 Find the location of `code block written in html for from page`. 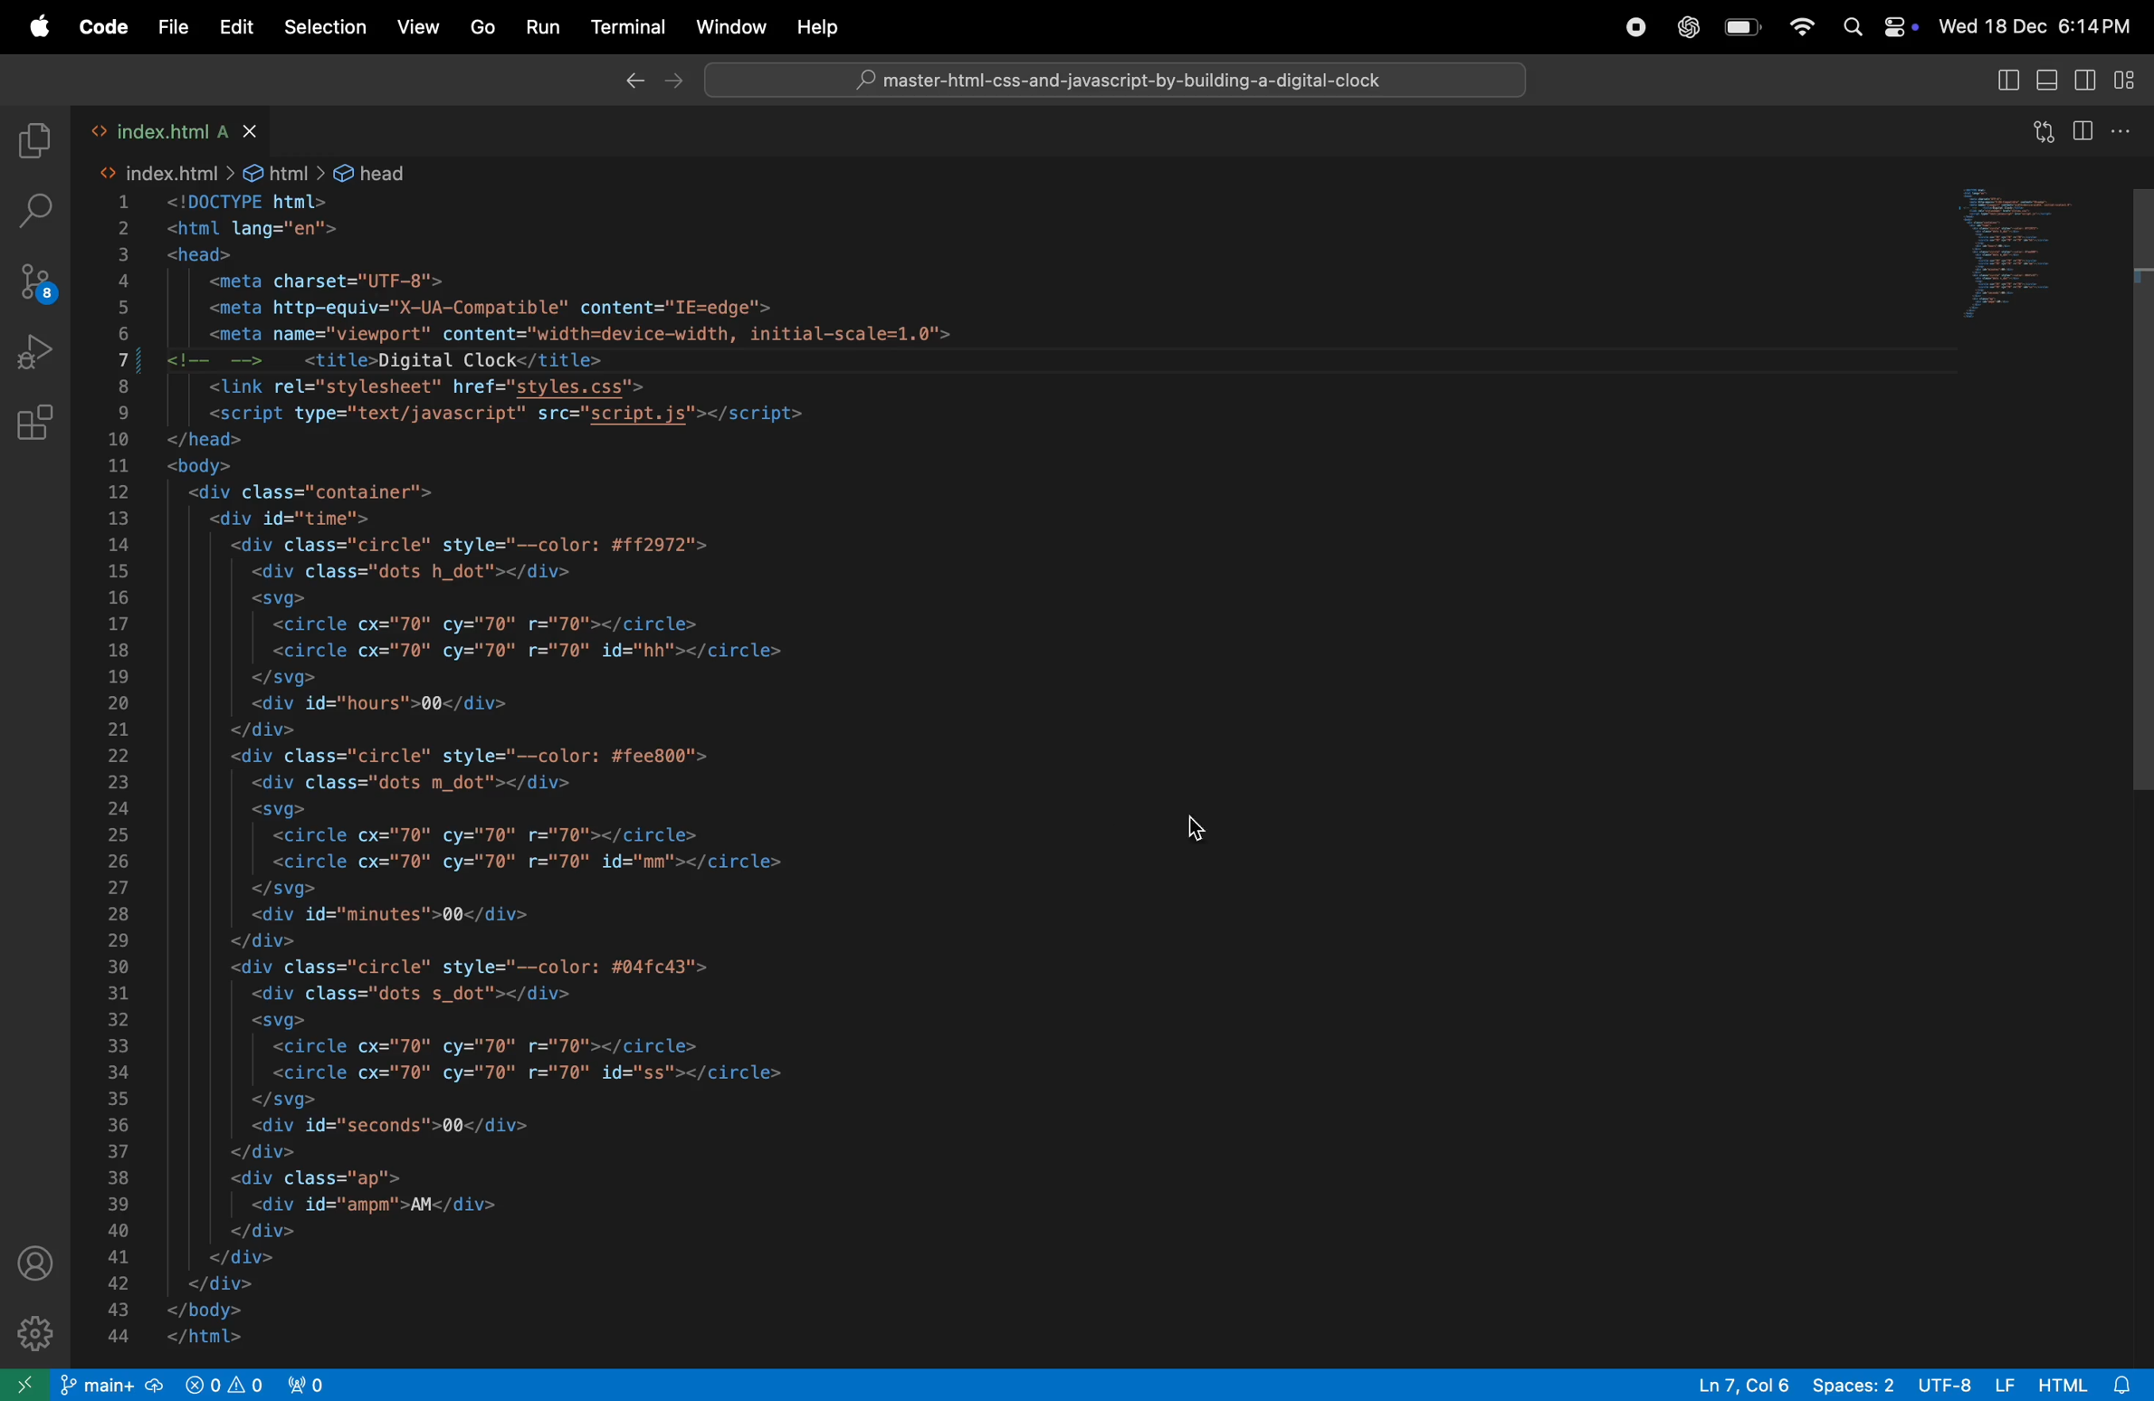

code block written in html for from page is located at coordinates (753, 863).